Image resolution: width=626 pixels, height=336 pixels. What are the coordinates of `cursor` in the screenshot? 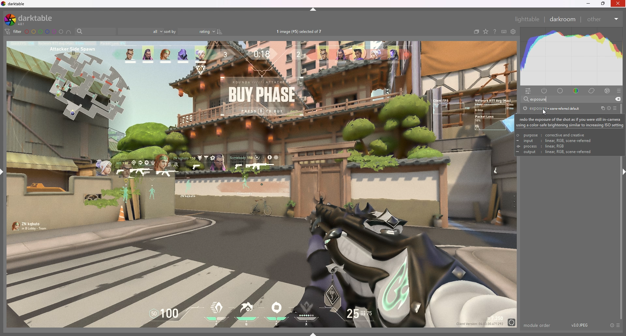 It's located at (547, 114).